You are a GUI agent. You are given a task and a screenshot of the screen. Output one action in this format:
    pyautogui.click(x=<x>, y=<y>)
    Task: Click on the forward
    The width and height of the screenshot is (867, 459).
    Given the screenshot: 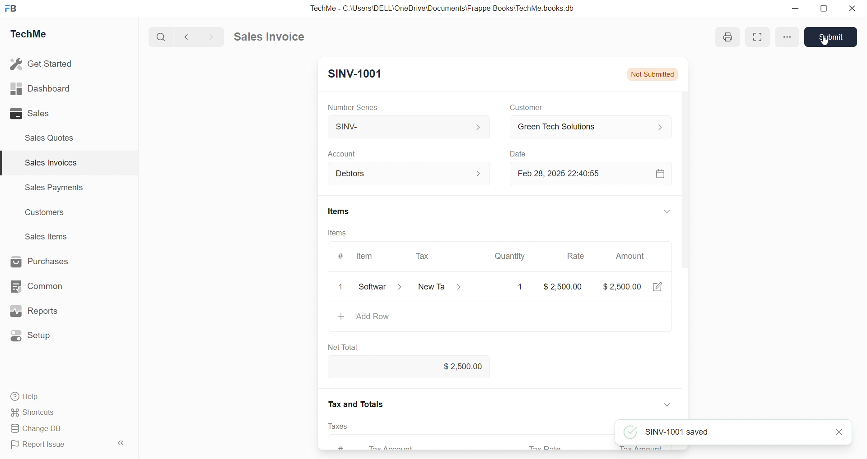 What is the action you would take?
    pyautogui.click(x=210, y=37)
    